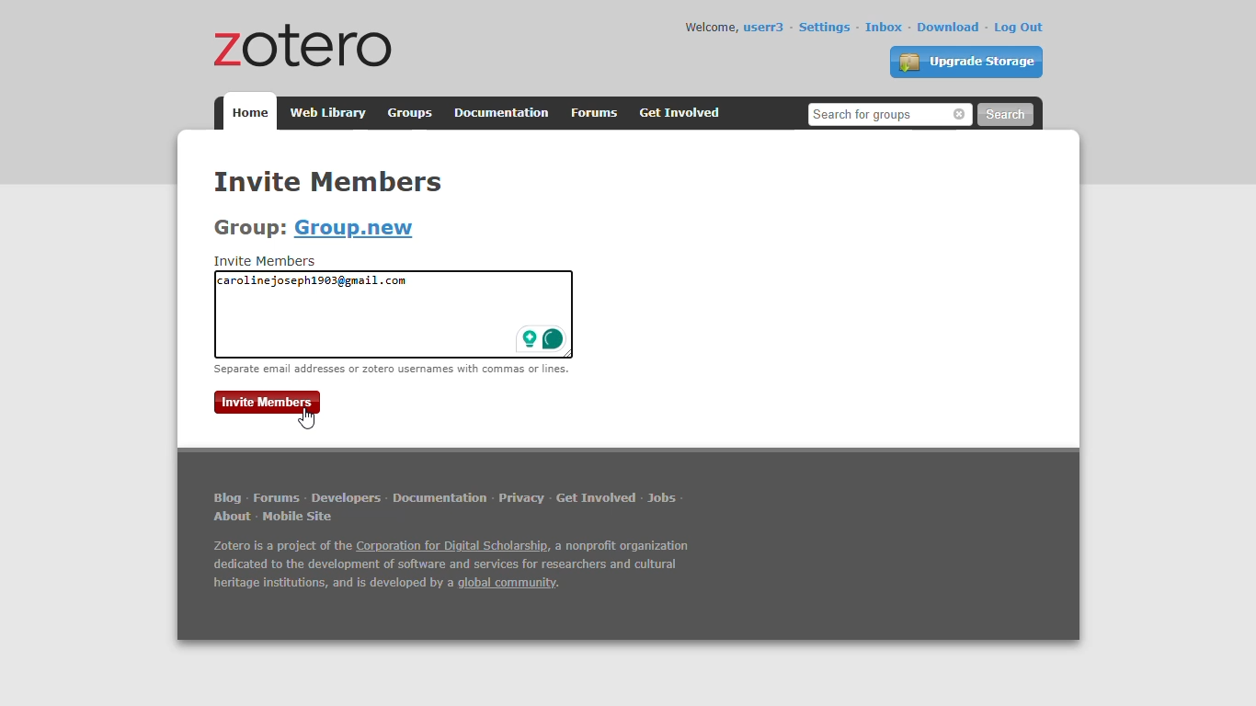  Describe the element at coordinates (949, 27) in the screenshot. I see `download` at that location.